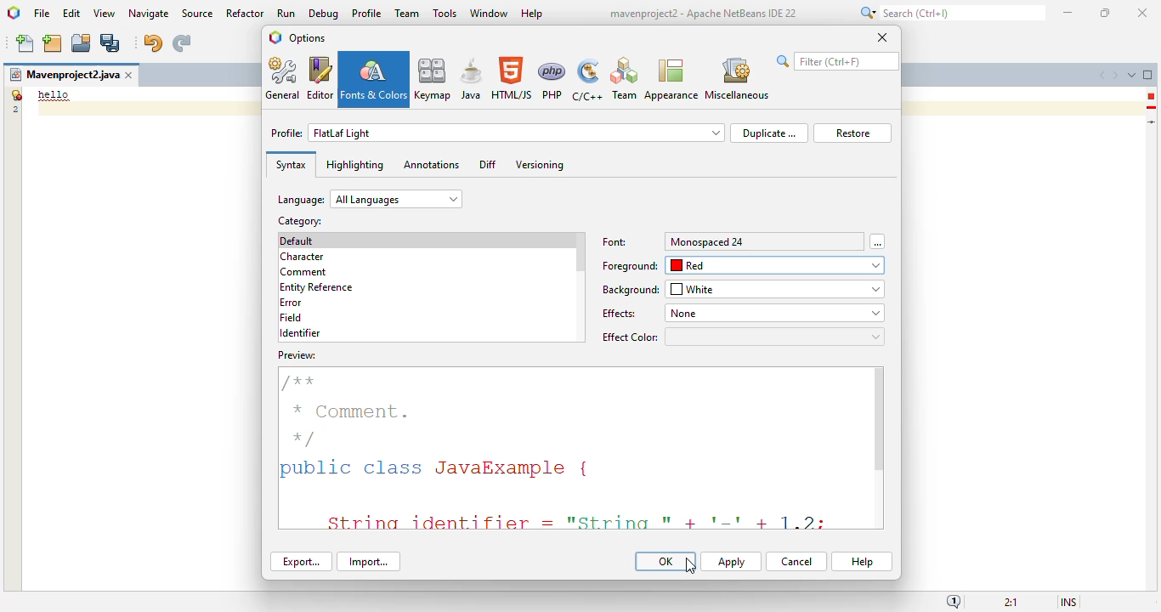 The image size is (1161, 612). What do you see at coordinates (586, 80) in the screenshot?
I see `C/C++` at bounding box center [586, 80].